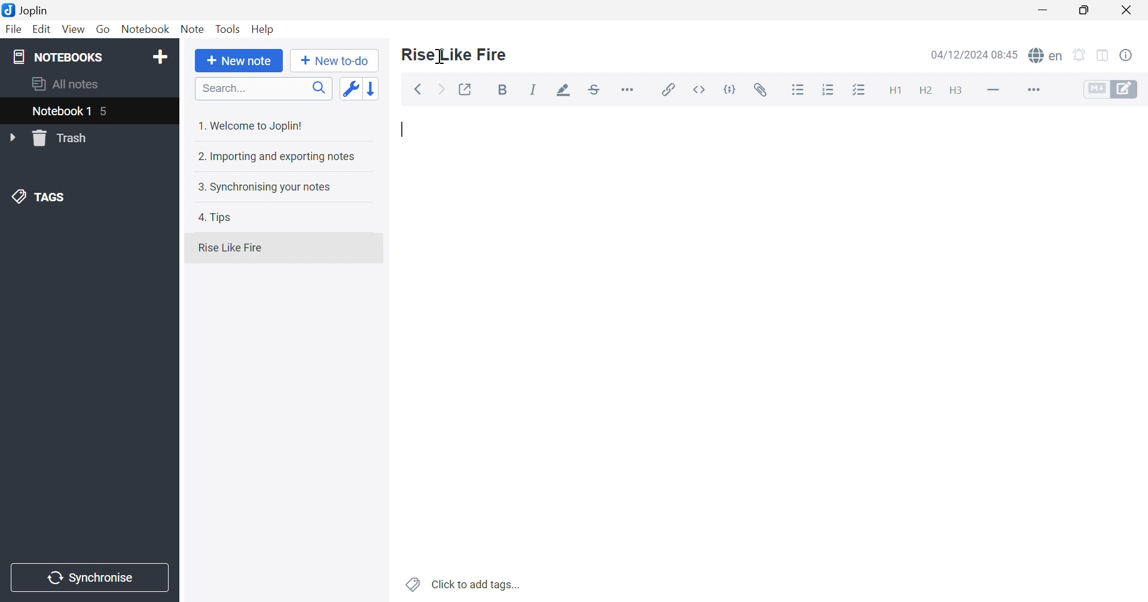 The width and height of the screenshot is (1148, 602). I want to click on Horizontal line, so click(993, 91).